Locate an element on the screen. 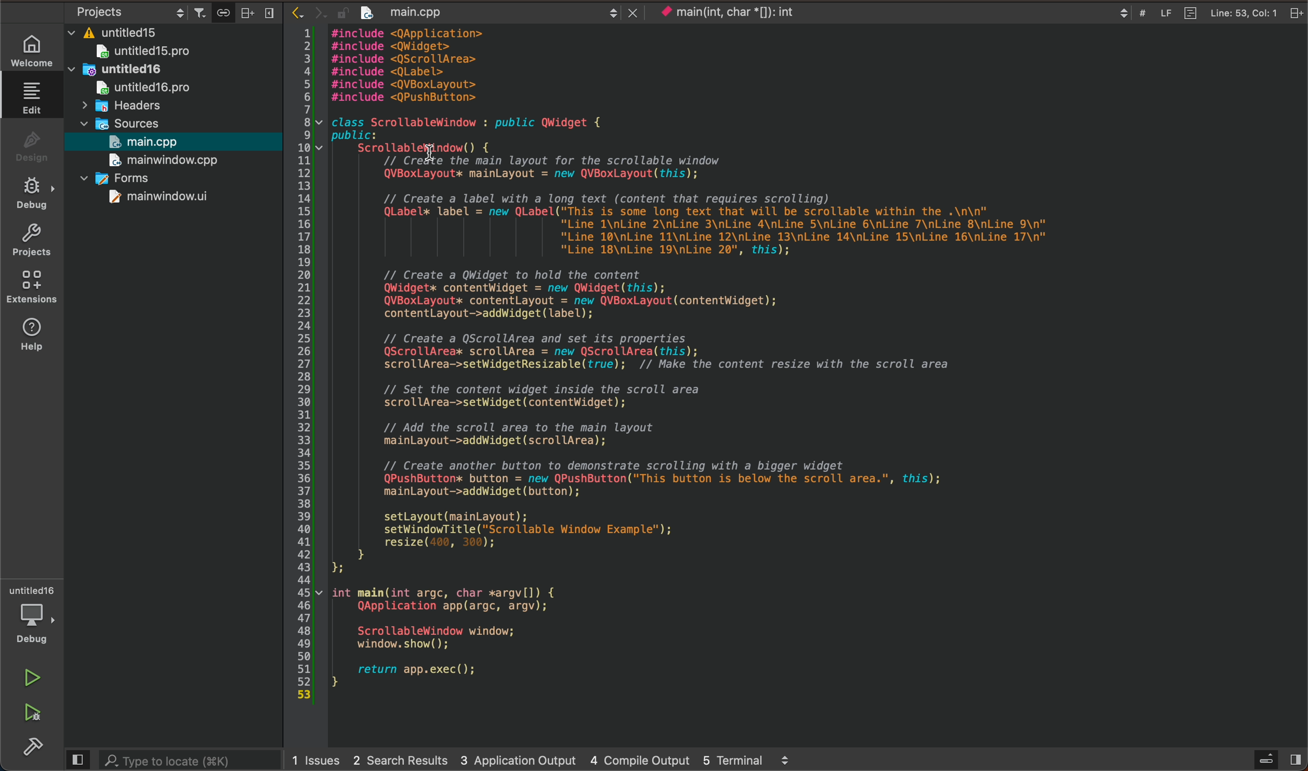  untitled16pro is located at coordinates (146, 87).